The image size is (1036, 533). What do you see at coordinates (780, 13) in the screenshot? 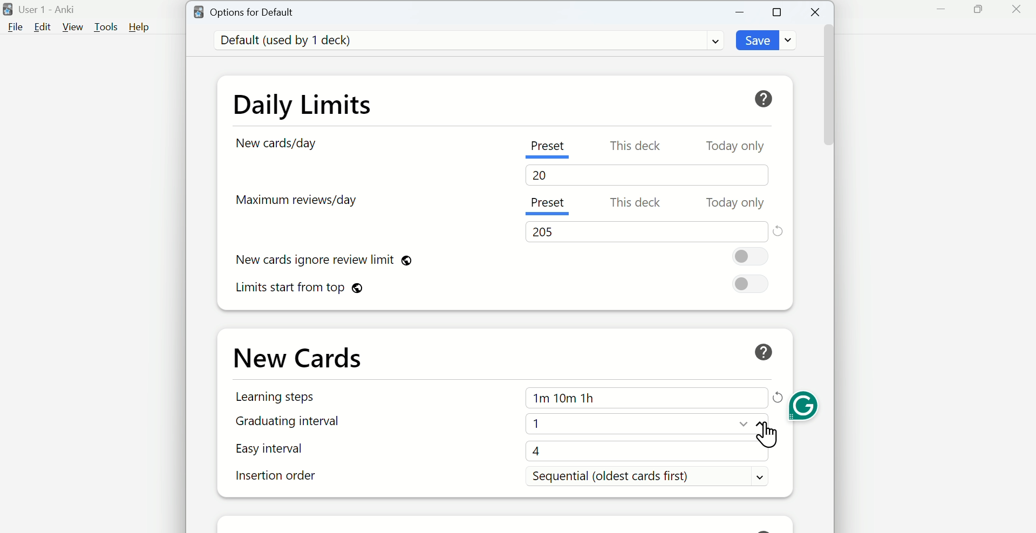
I see `Maximize` at bounding box center [780, 13].